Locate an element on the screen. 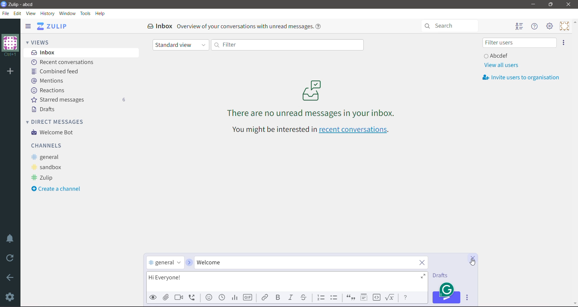 This screenshot has width=578, height=307. Add organization is located at coordinates (10, 72).